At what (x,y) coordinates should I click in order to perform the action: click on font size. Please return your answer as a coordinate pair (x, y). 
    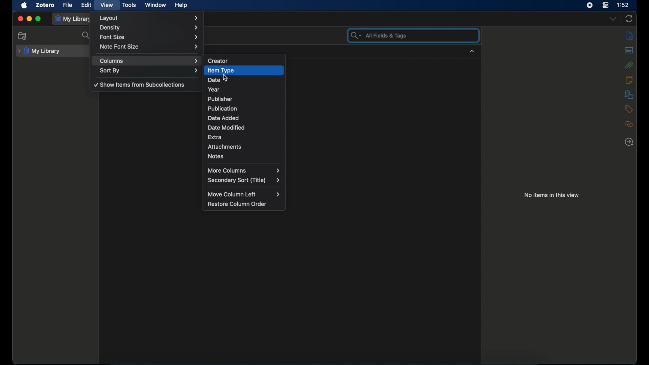
    Looking at the image, I should click on (150, 38).